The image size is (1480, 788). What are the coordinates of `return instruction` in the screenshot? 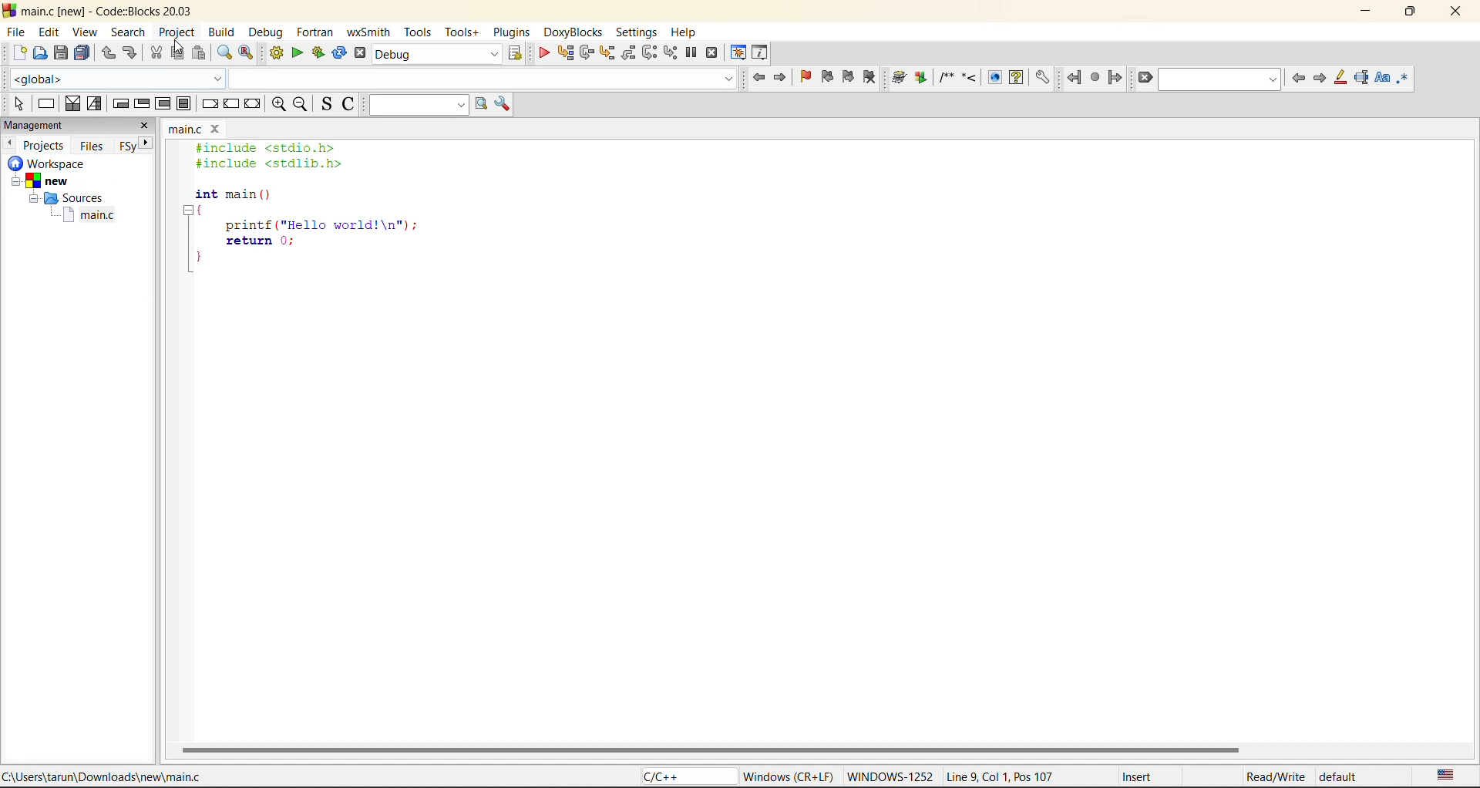 It's located at (252, 105).